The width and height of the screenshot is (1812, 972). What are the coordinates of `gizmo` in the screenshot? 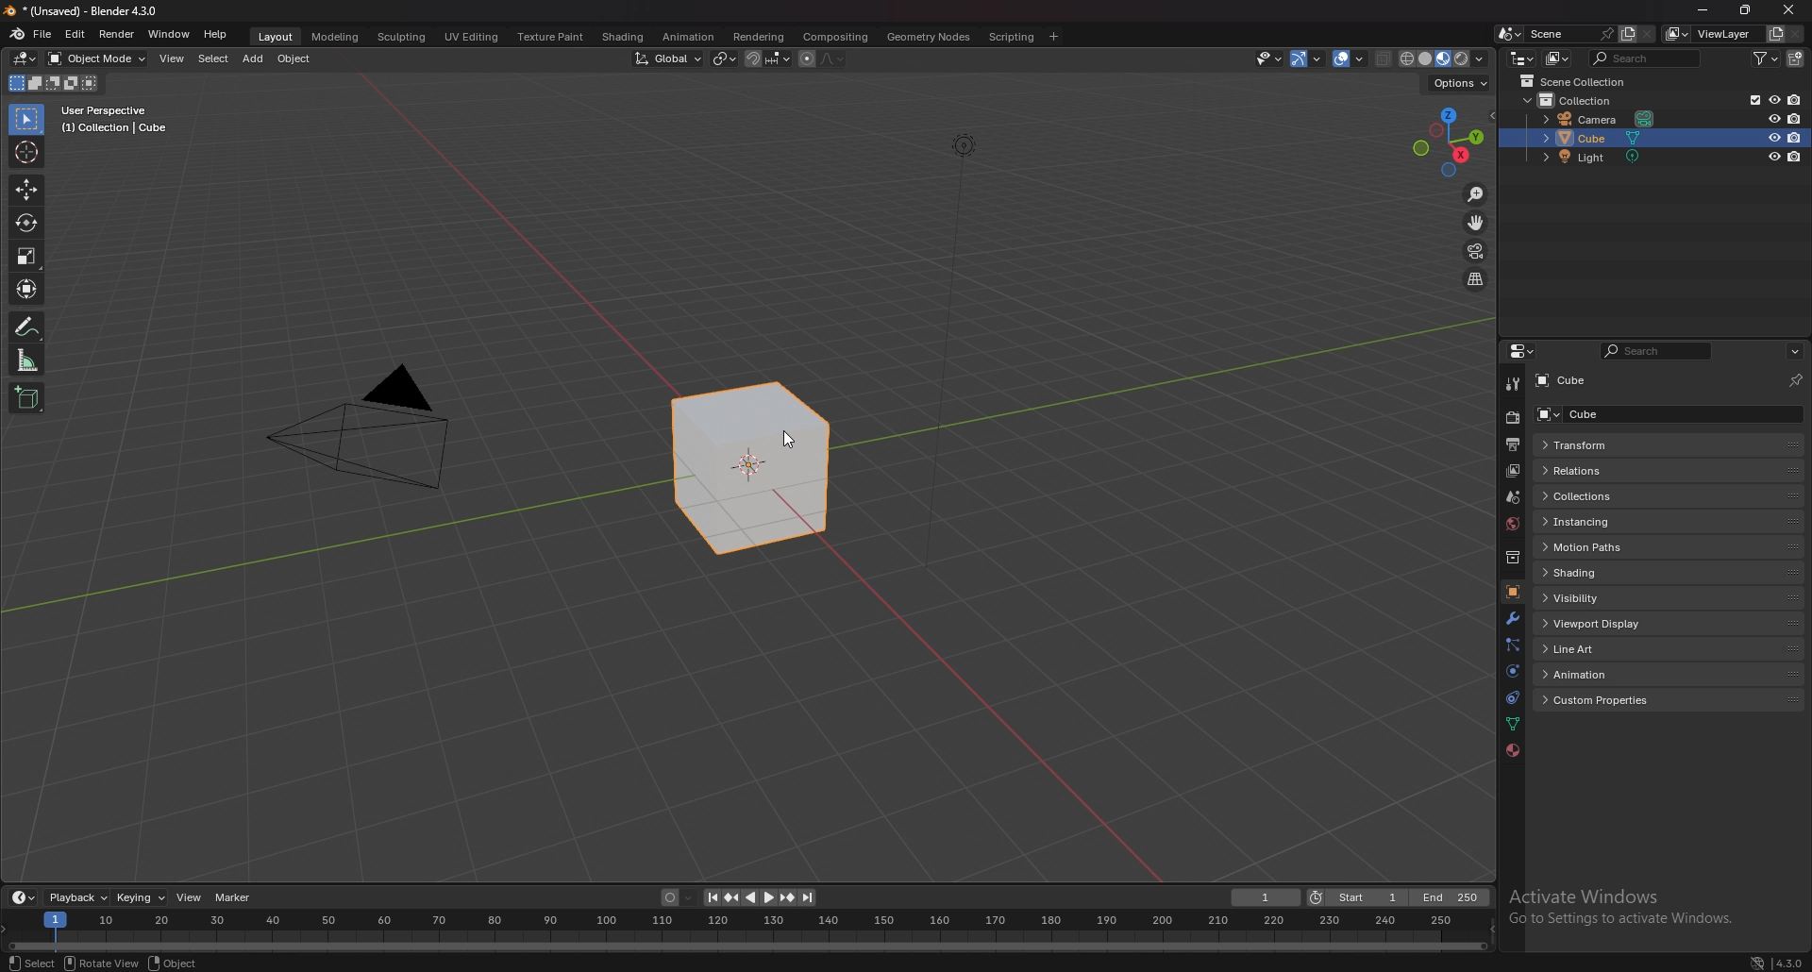 It's located at (1308, 59).